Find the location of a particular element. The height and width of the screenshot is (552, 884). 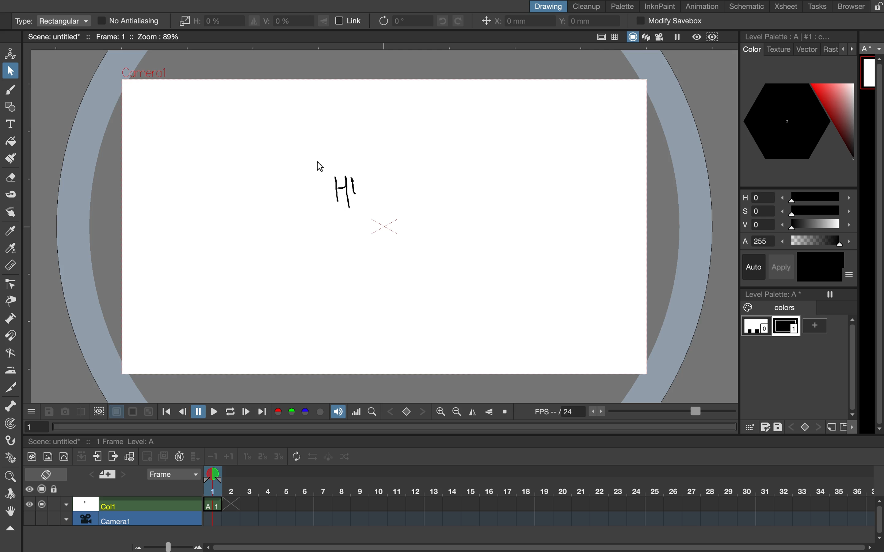

toggle edit in place is located at coordinates (129, 458).